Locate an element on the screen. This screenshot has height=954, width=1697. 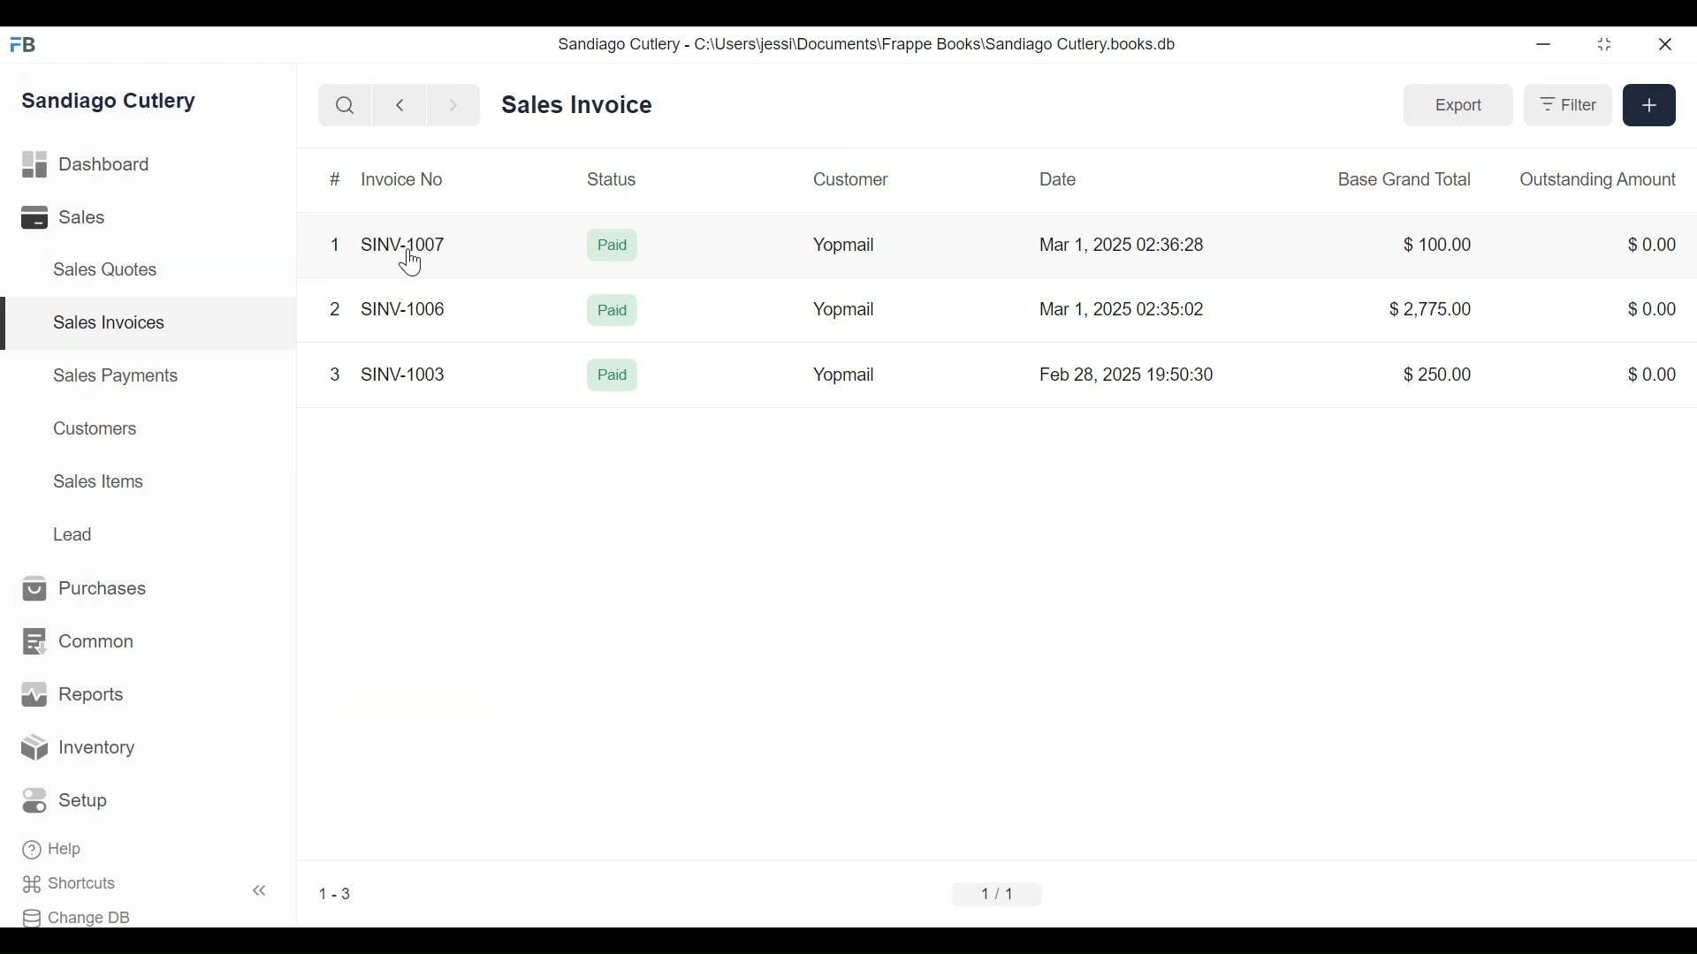
Sandiago Cutlery - C:\Users\jessi\Documents\Frappe Books\Sandiago Cutlery.books.db is located at coordinates (869, 45).